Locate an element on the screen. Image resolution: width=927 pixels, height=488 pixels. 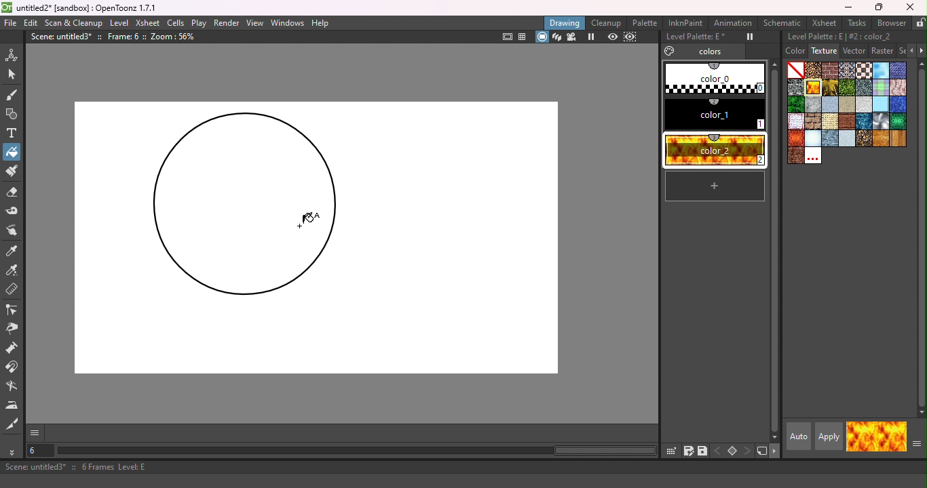
roughparquet.bmp is located at coordinates (848, 122).